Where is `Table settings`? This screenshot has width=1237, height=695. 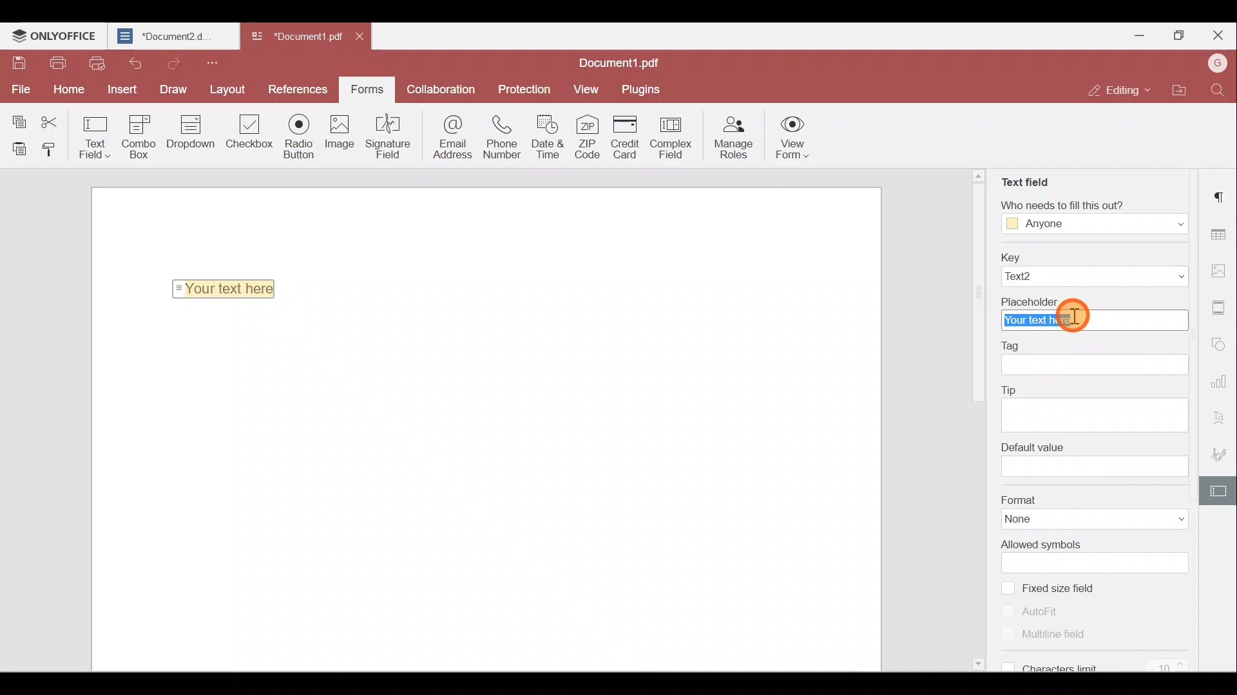 Table settings is located at coordinates (1220, 230).